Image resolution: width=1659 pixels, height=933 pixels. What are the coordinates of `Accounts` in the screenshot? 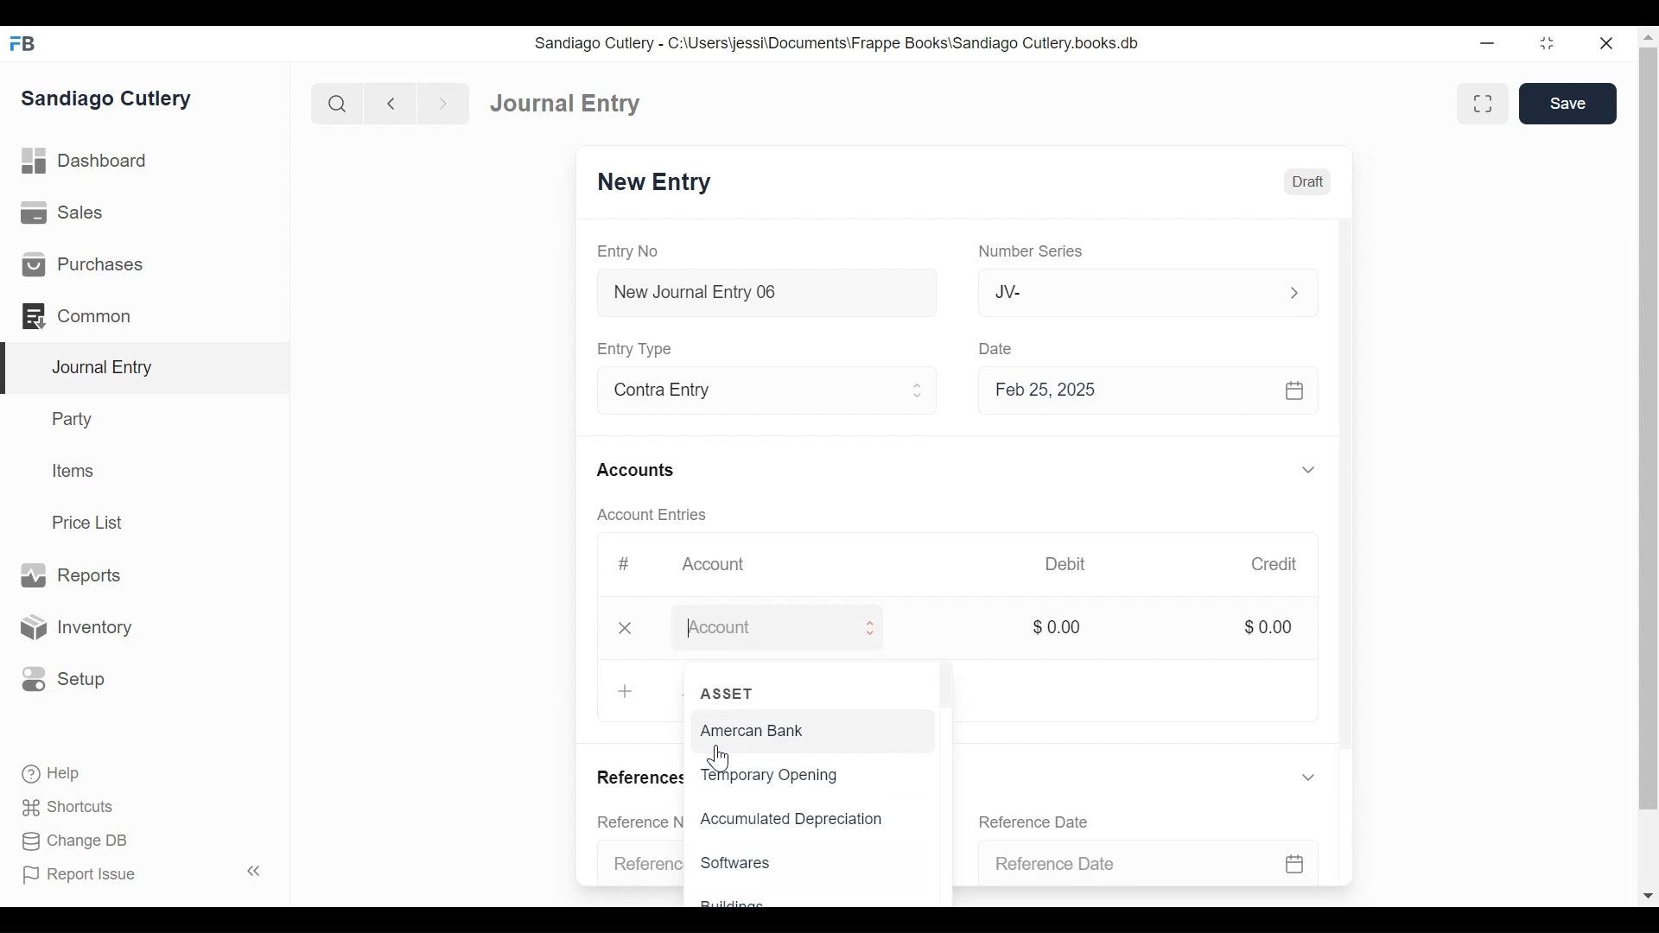 It's located at (639, 471).